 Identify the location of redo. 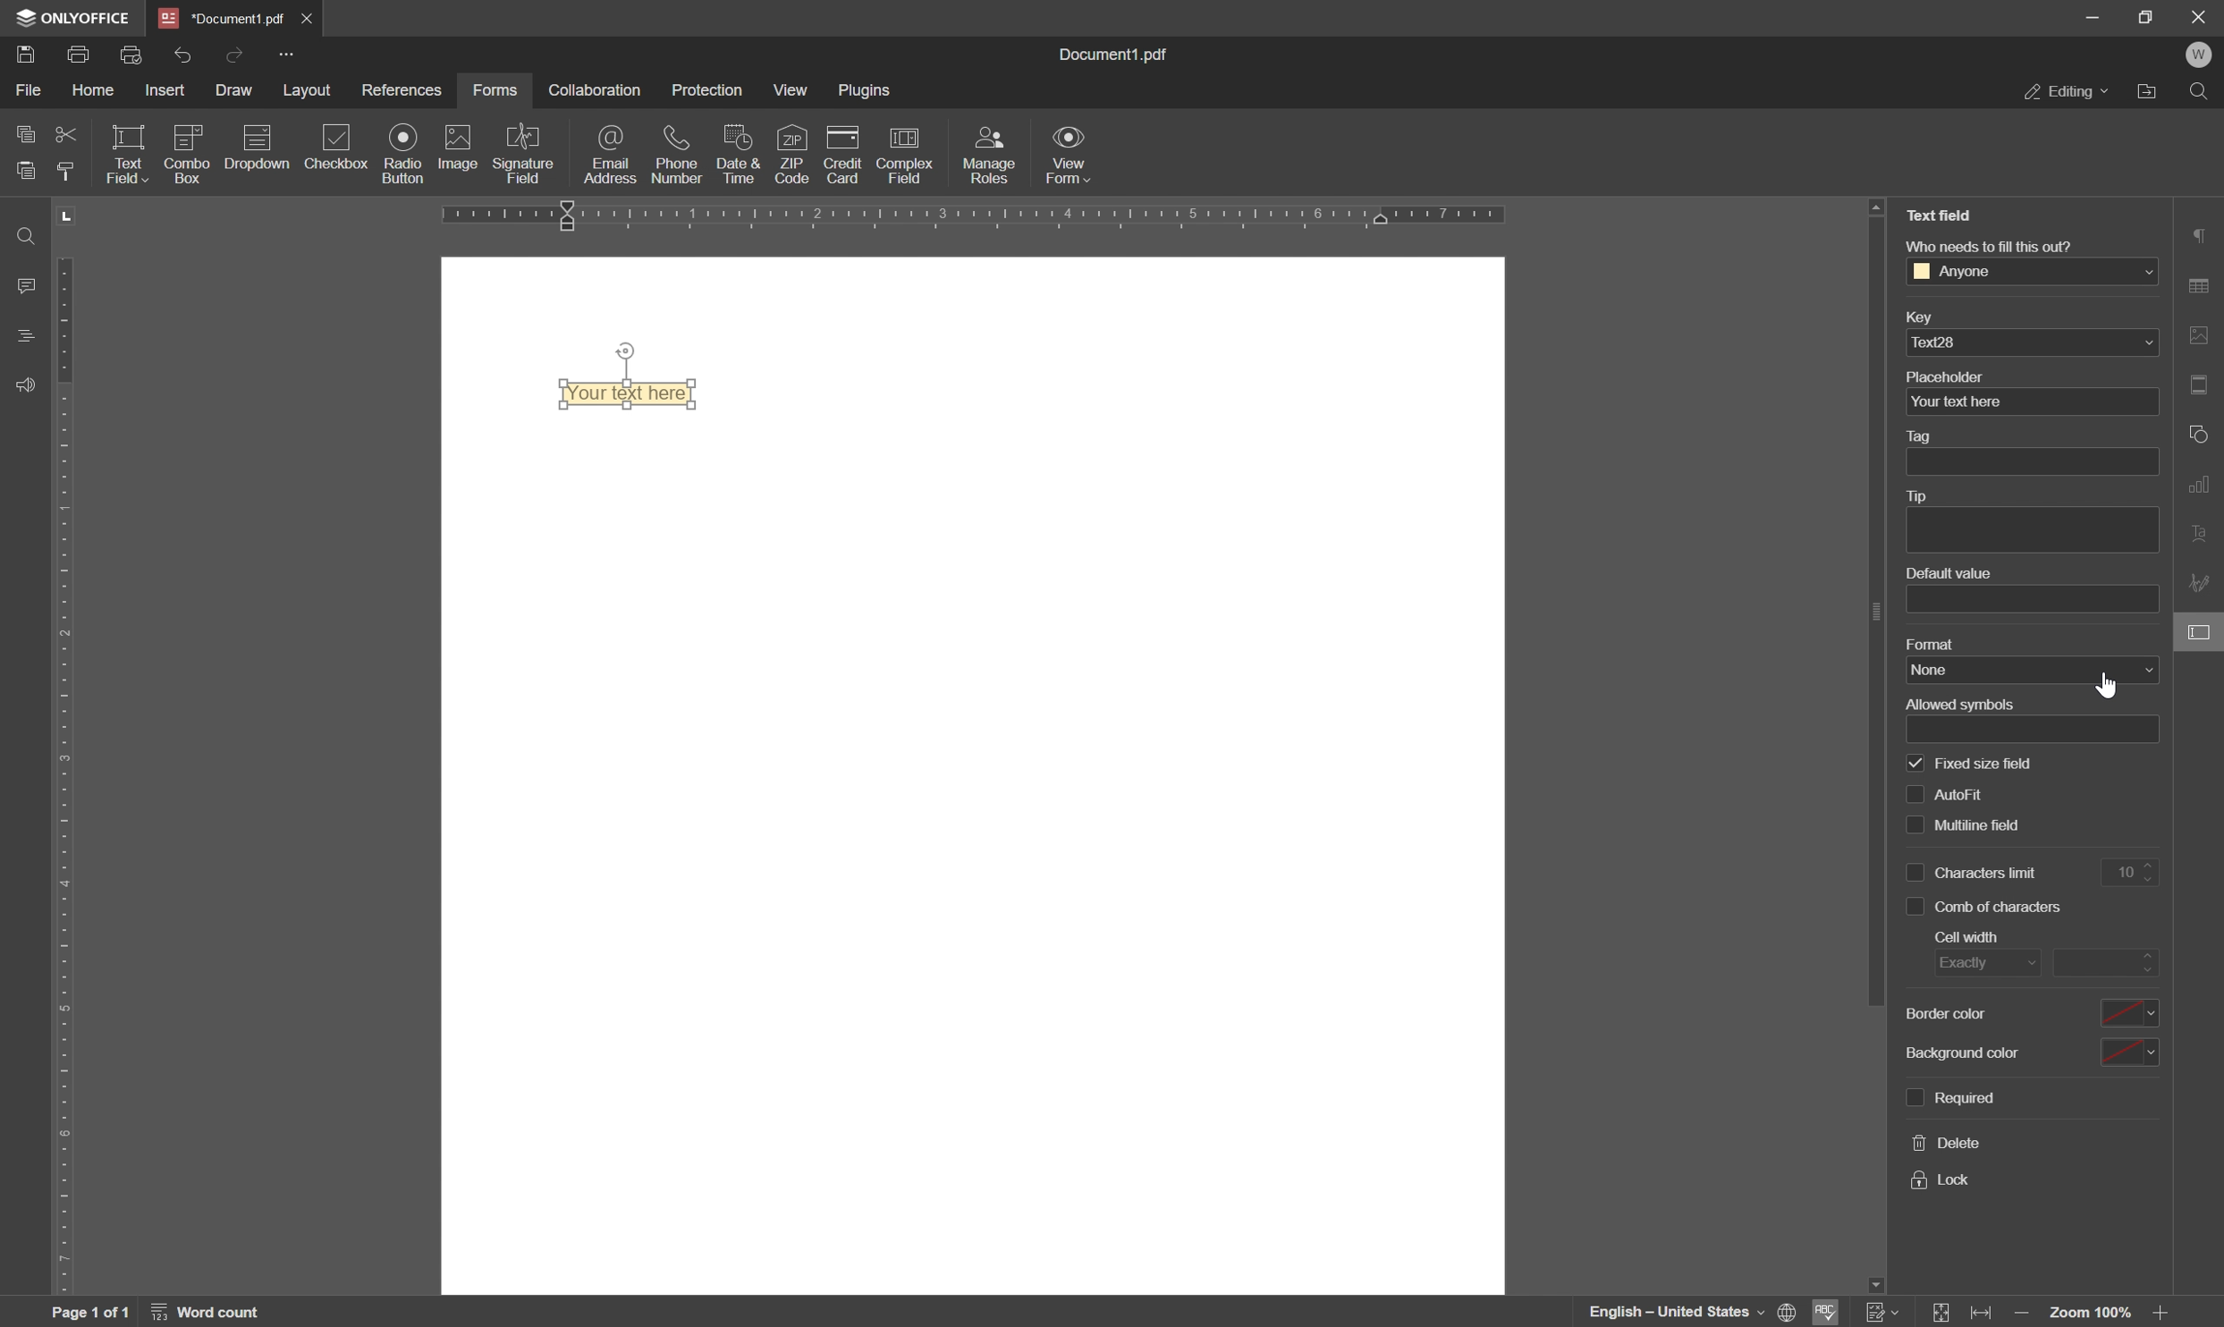
(238, 55).